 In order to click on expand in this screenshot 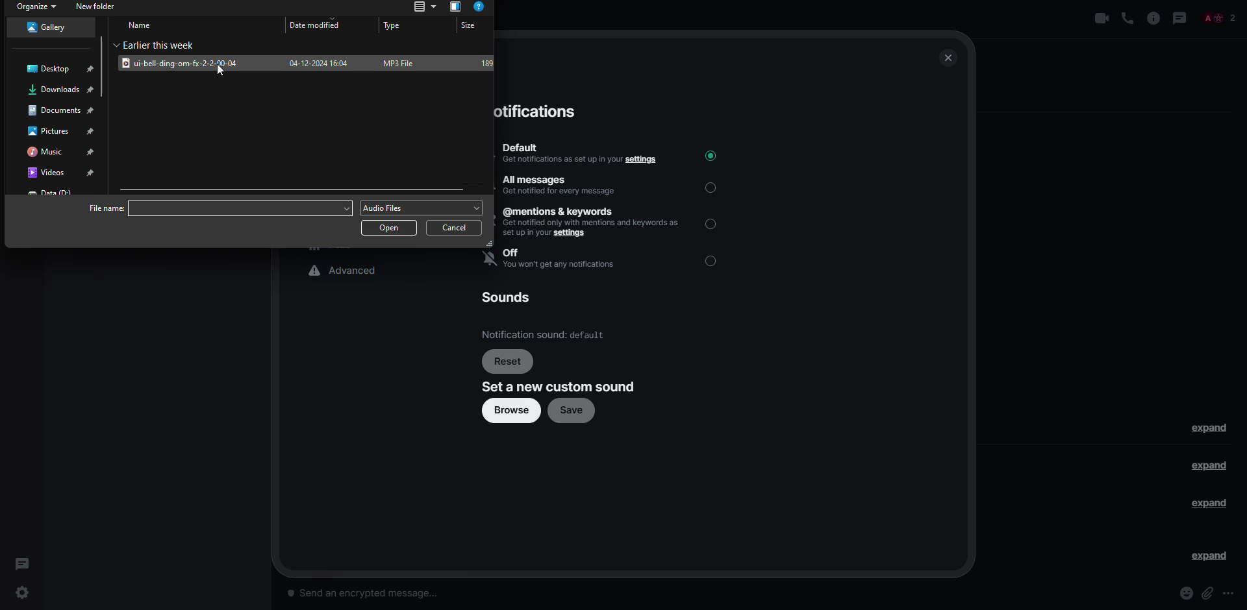, I will do `click(1205, 555)`.